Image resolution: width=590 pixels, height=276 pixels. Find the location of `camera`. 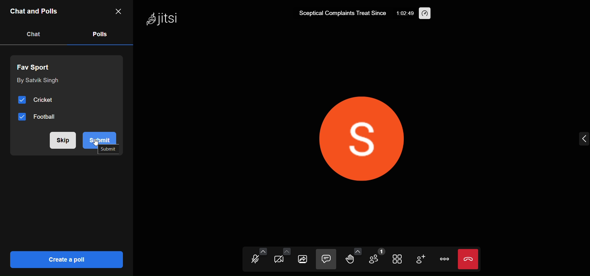

camera is located at coordinates (277, 260).